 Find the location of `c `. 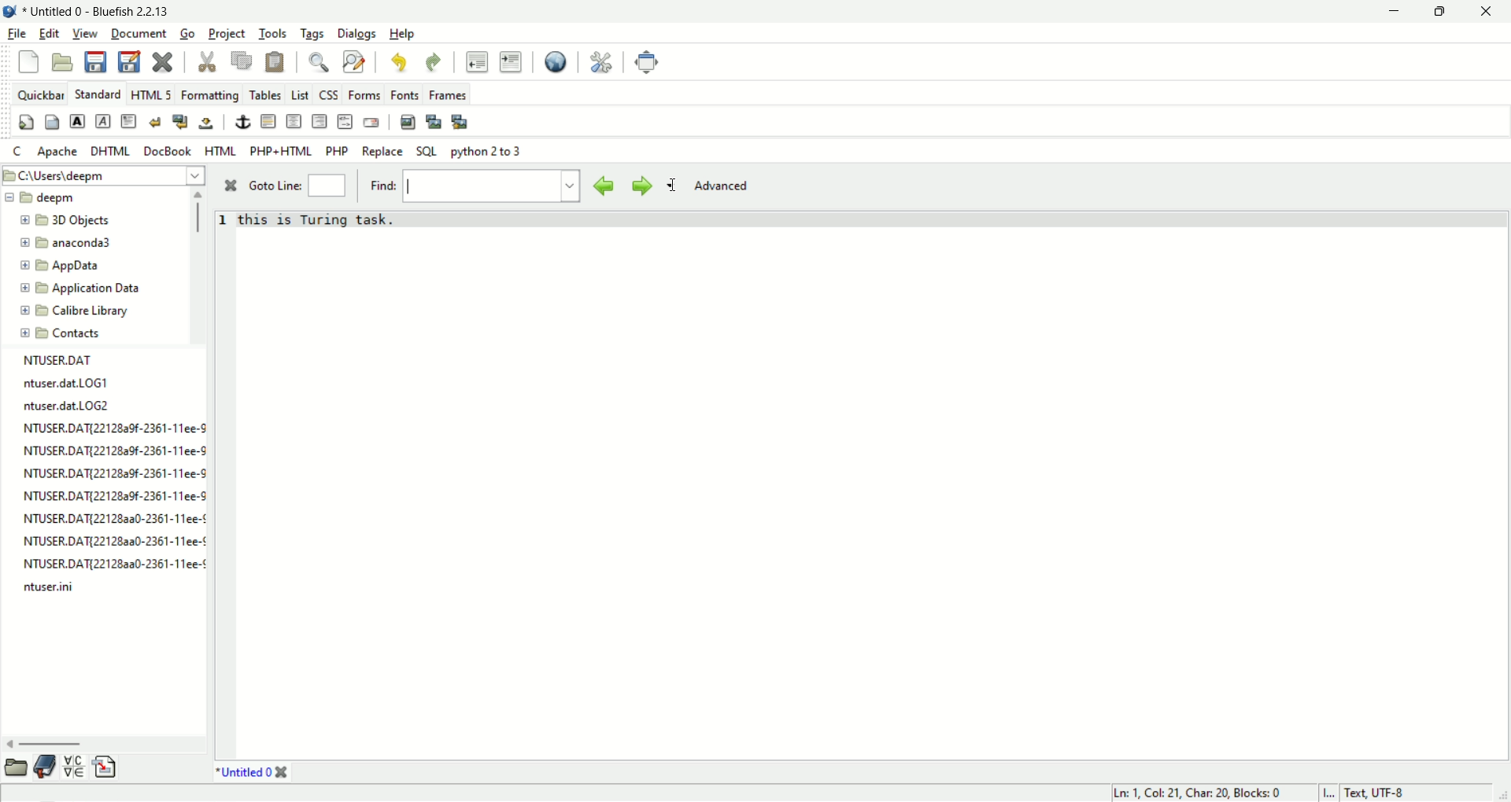

c  is located at coordinates (19, 153).